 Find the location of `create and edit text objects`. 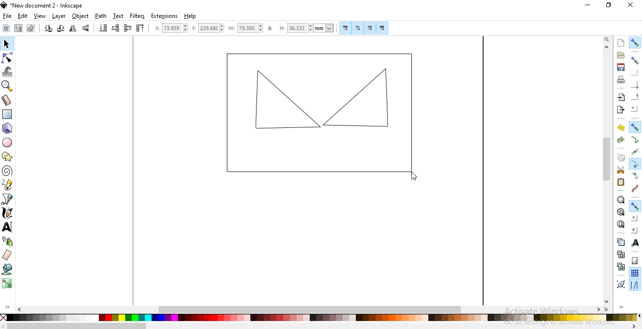

create and edit text objects is located at coordinates (8, 227).